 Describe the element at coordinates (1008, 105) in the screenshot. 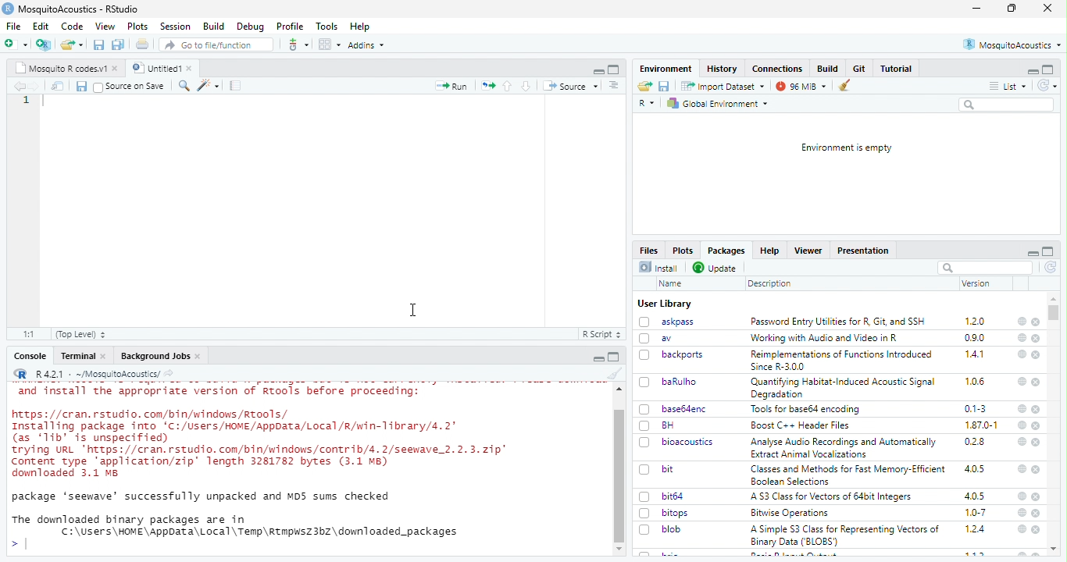

I see `searchbox` at that location.